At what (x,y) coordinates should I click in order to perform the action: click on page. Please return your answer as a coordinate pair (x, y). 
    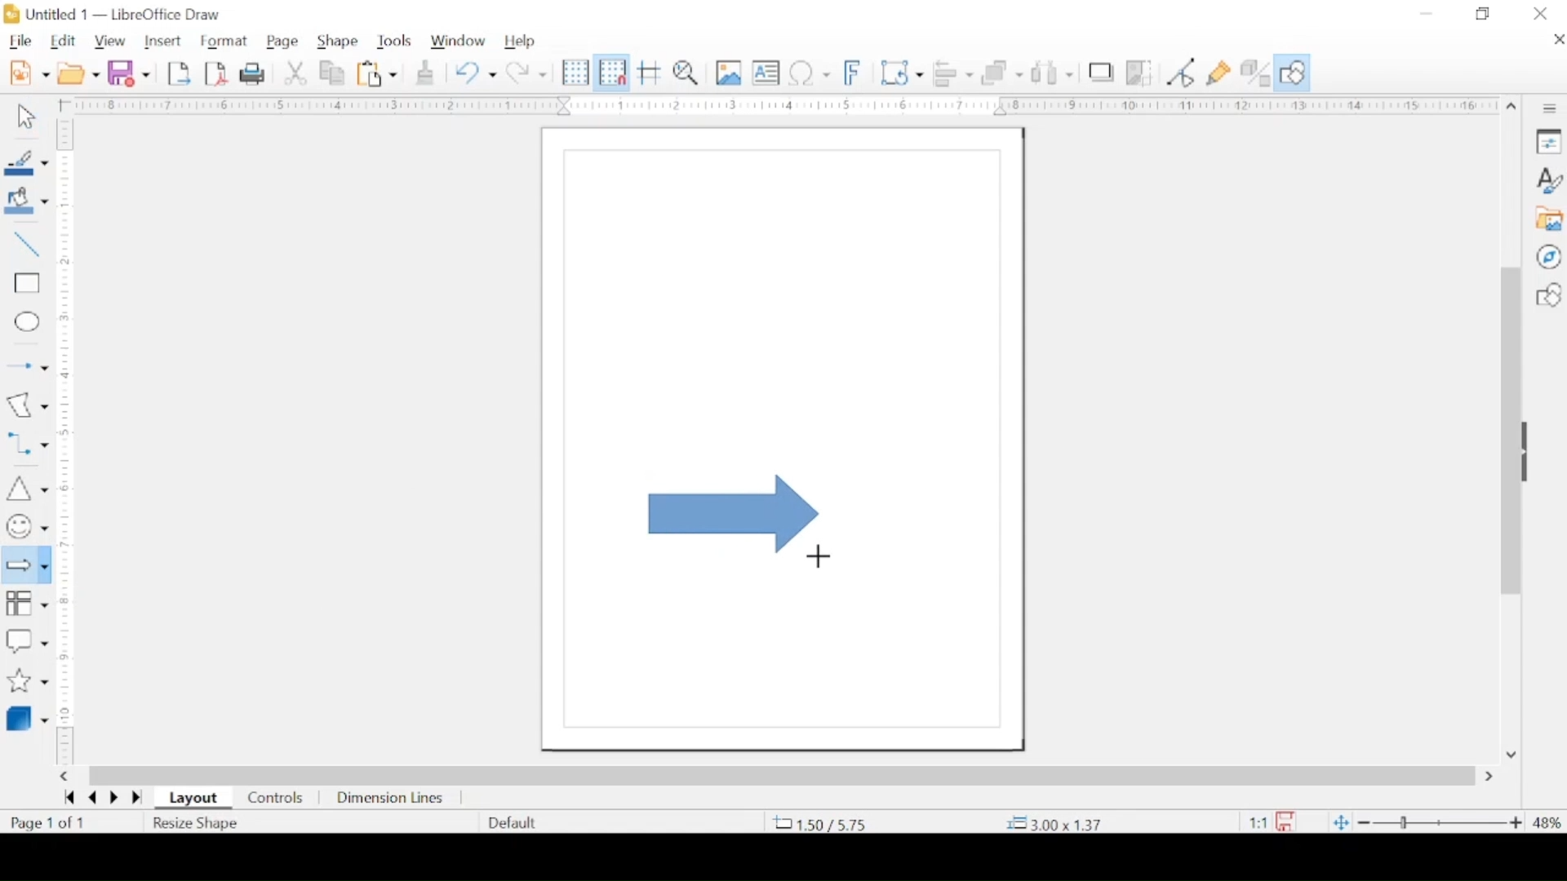
    Looking at the image, I should click on (283, 42).